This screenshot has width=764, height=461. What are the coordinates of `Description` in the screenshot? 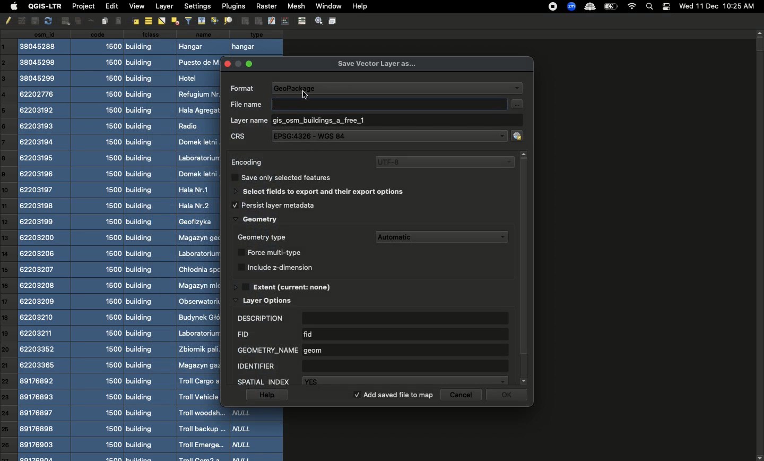 It's located at (371, 319).